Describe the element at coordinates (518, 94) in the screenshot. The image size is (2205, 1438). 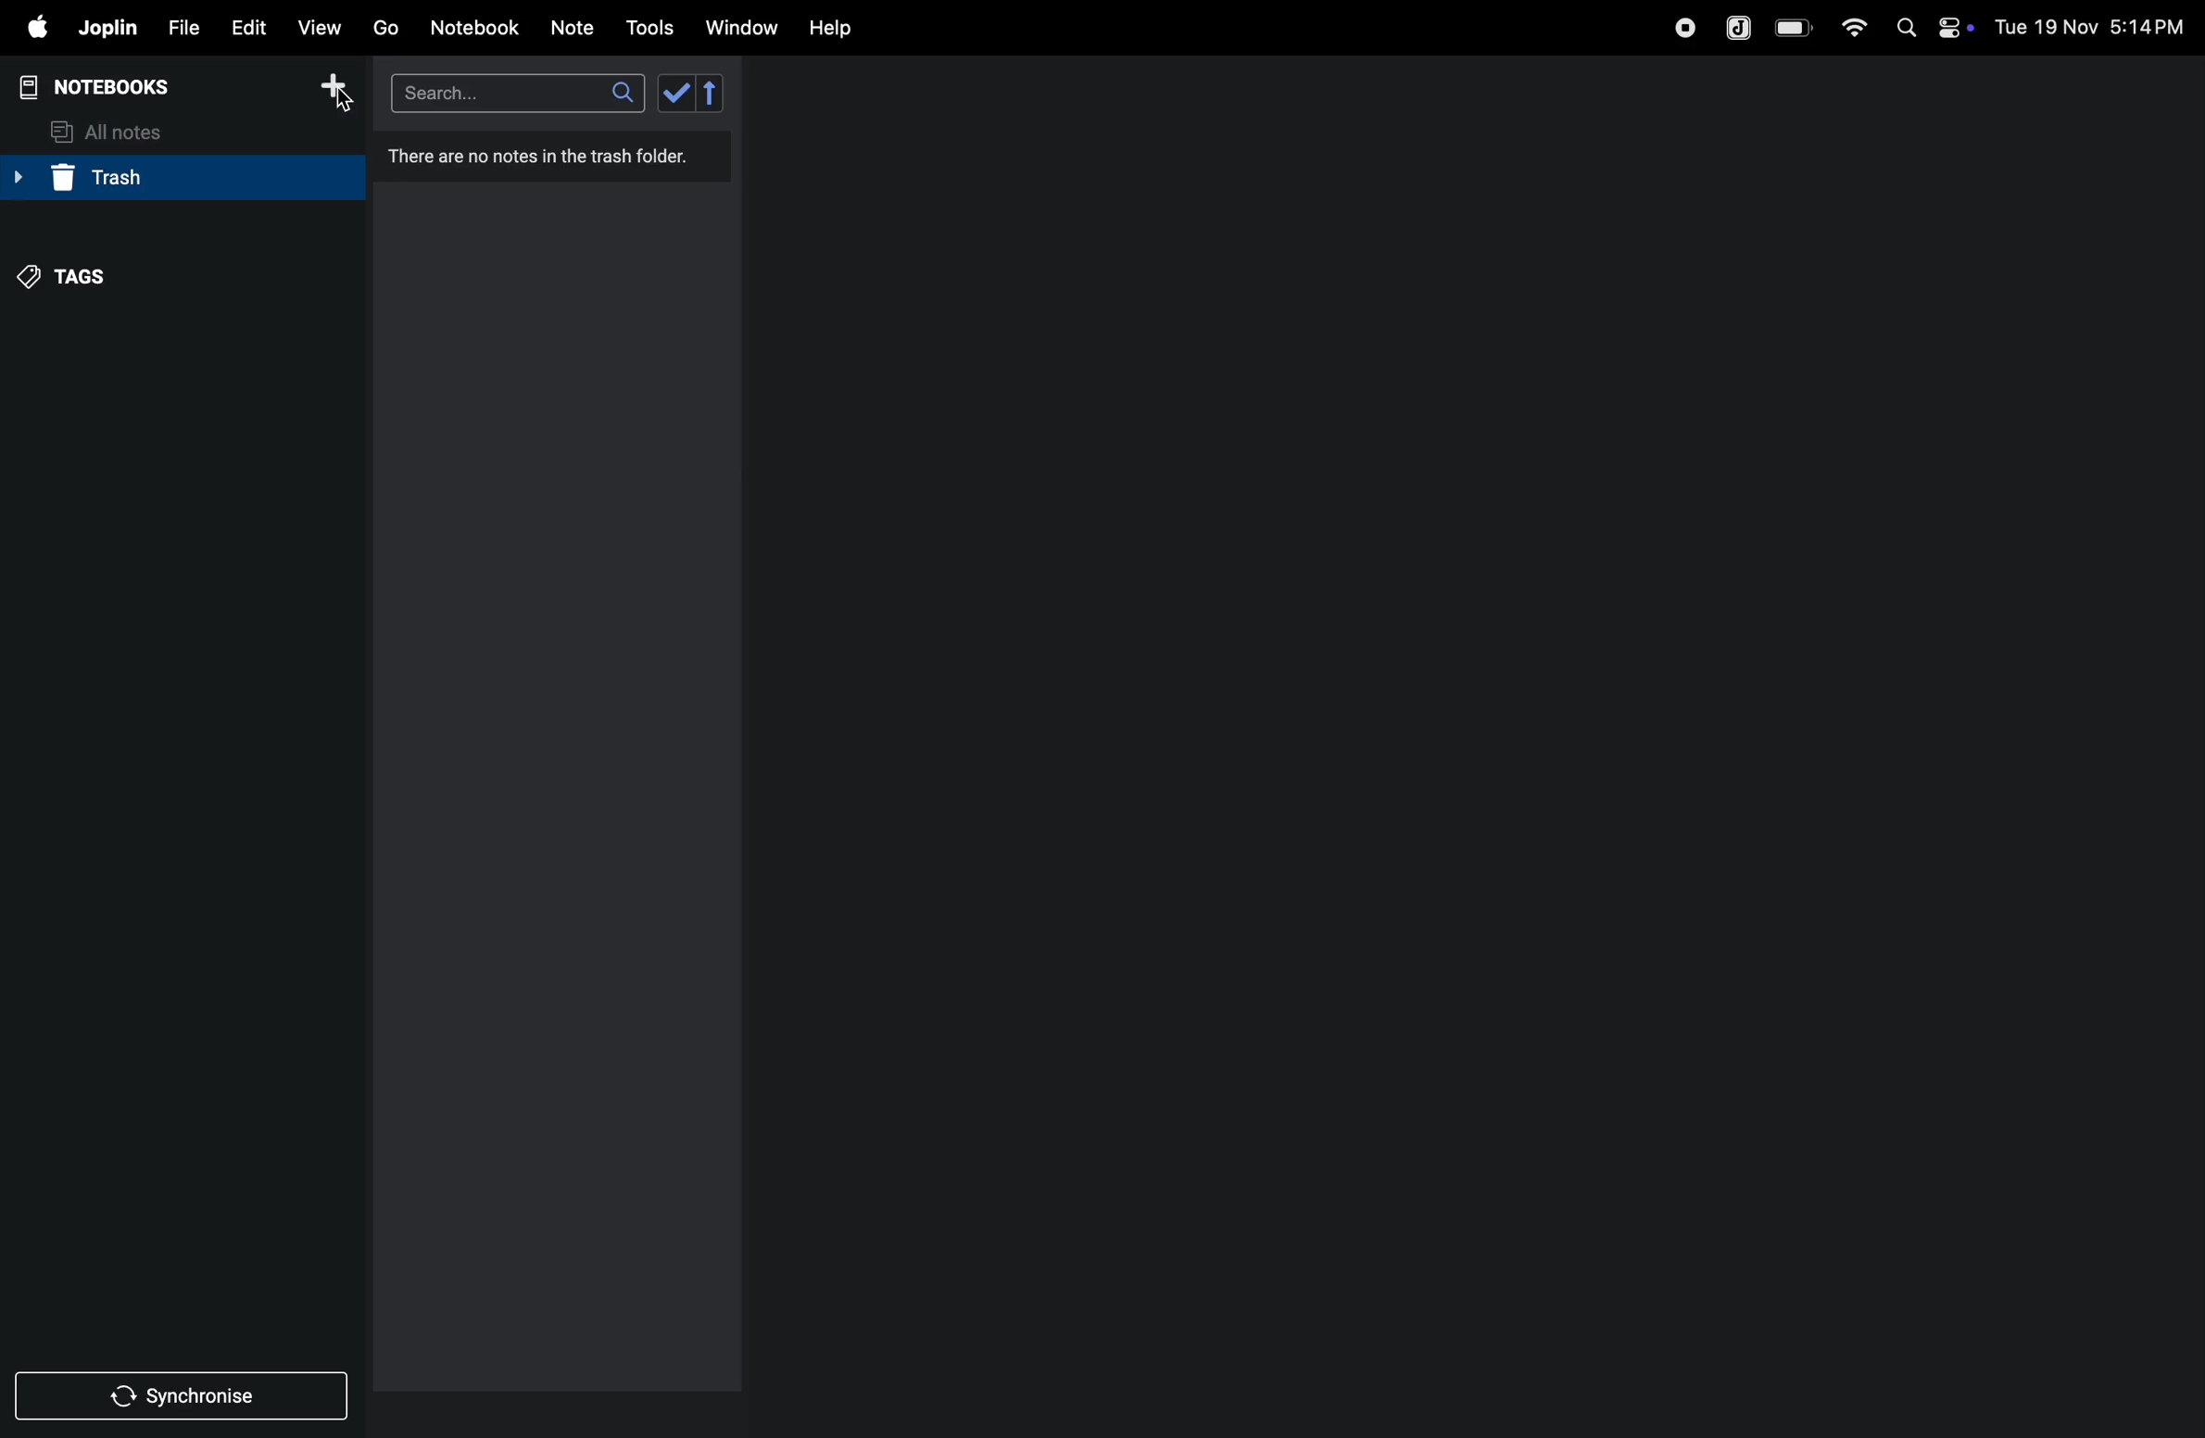
I see `search` at that location.